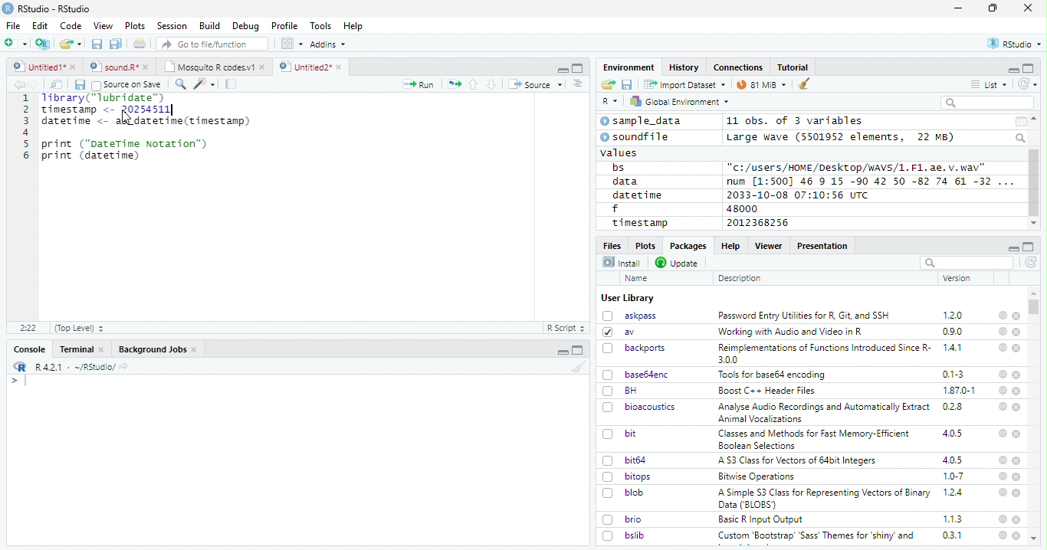 The height and width of the screenshot is (550, 1047). Describe the element at coordinates (954, 492) in the screenshot. I see `1.2.4` at that location.